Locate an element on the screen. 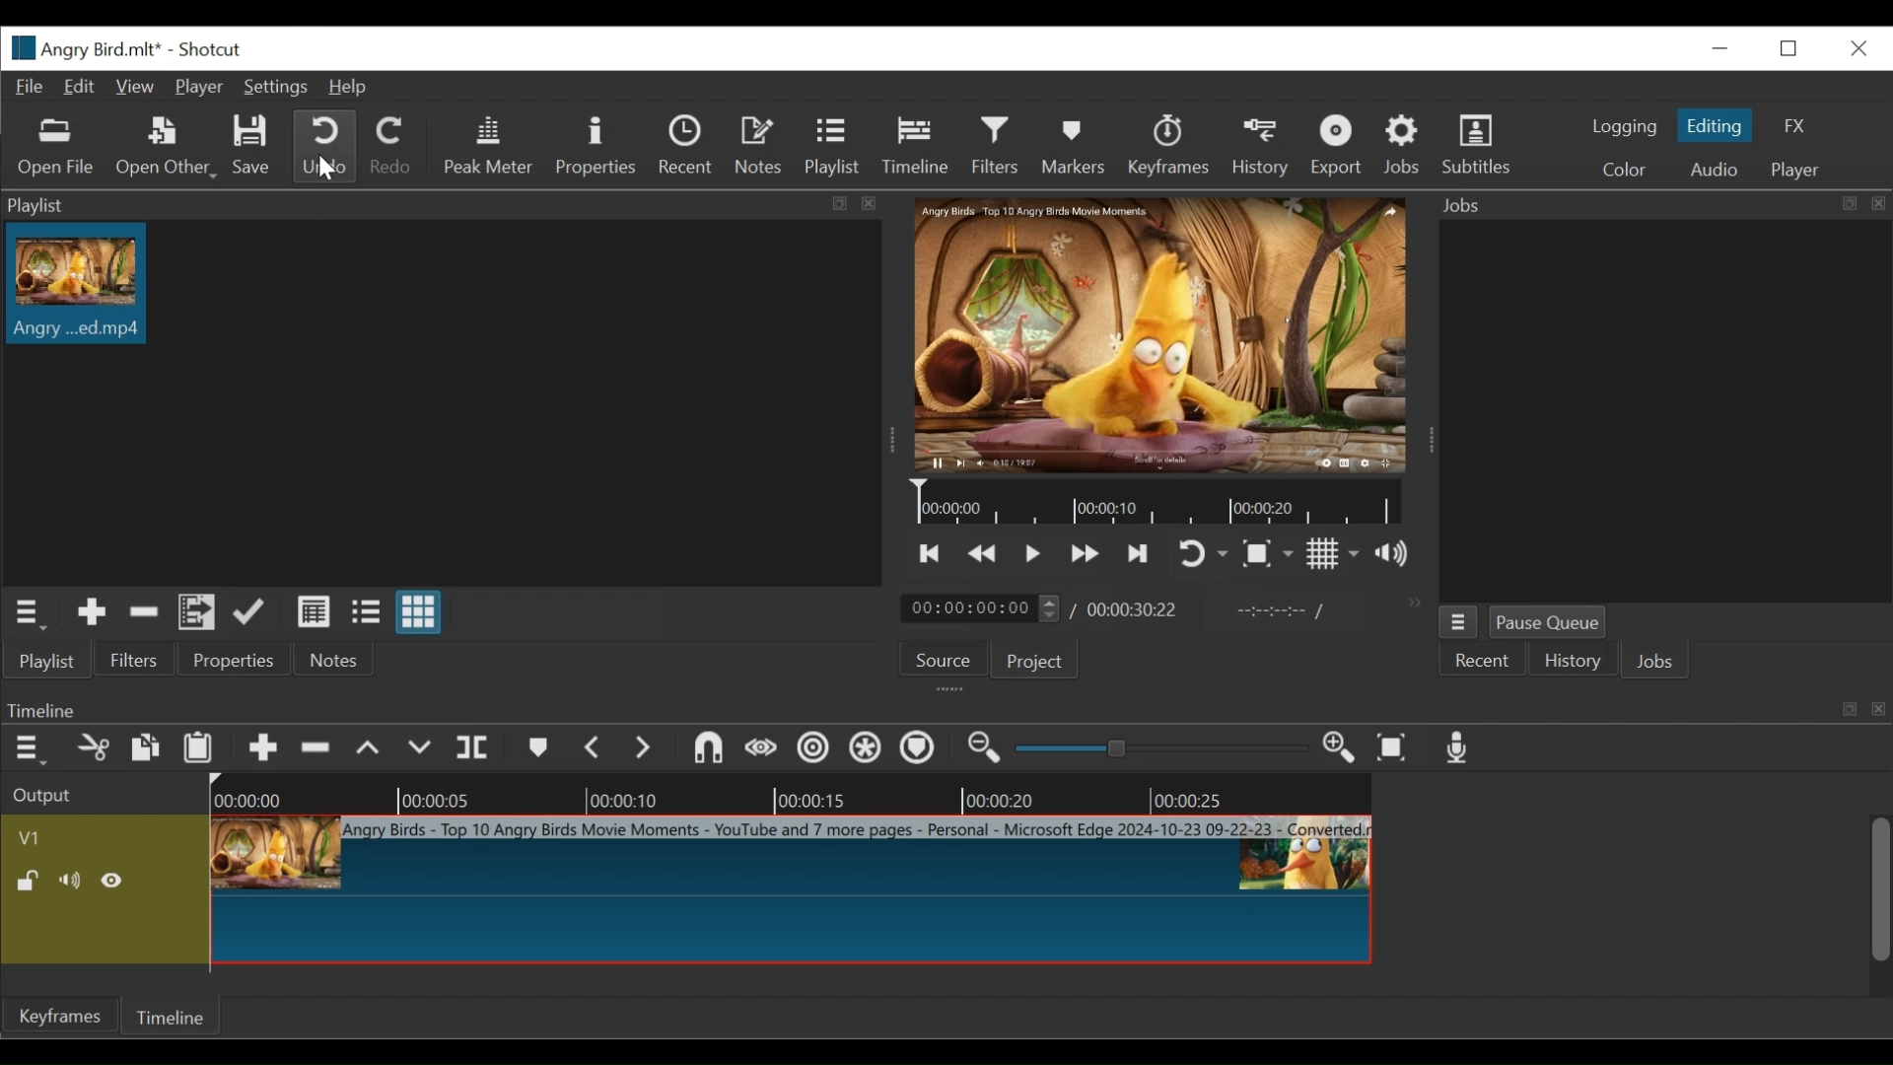 The height and width of the screenshot is (1065, 1893). Recent is located at coordinates (1483, 660).